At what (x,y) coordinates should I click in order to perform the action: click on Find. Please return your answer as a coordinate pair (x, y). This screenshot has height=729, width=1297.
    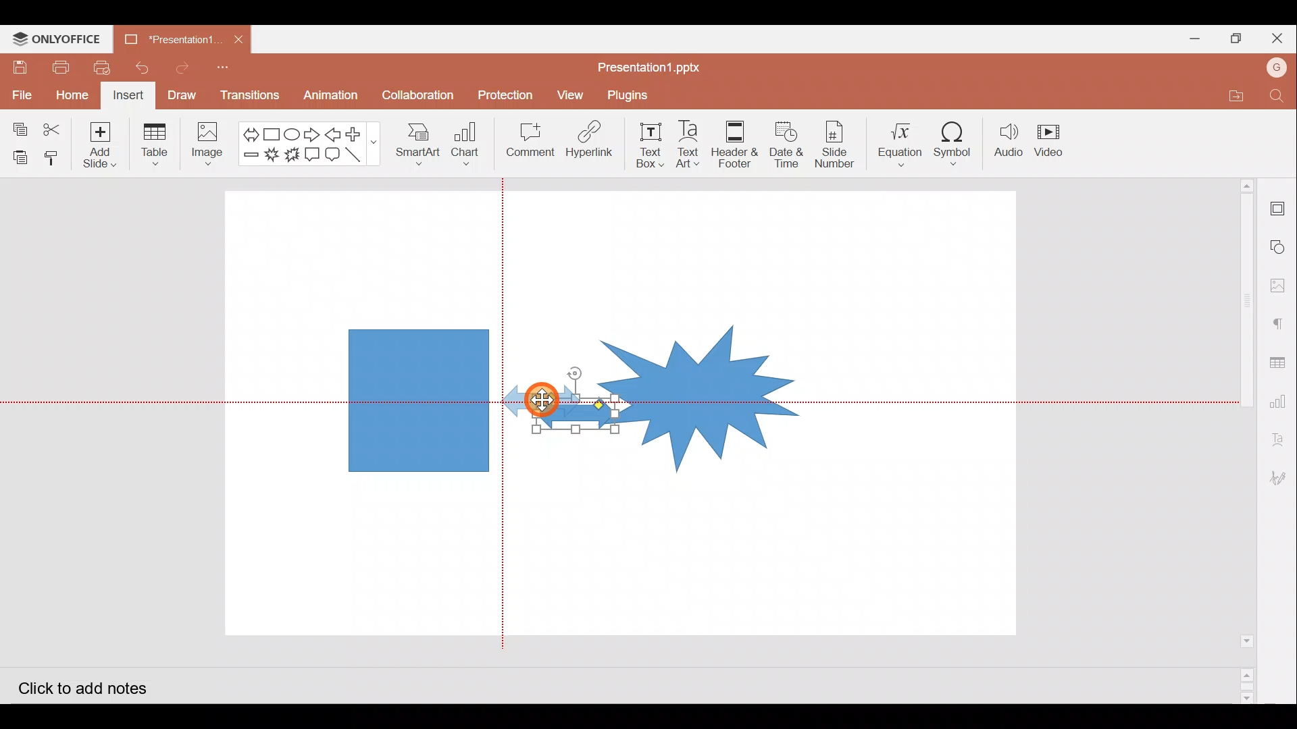
    Looking at the image, I should click on (1277, 97).